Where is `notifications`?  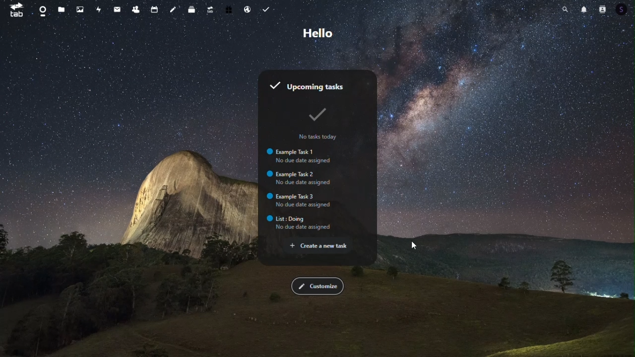 notifications is located at coordinates (584, 9).